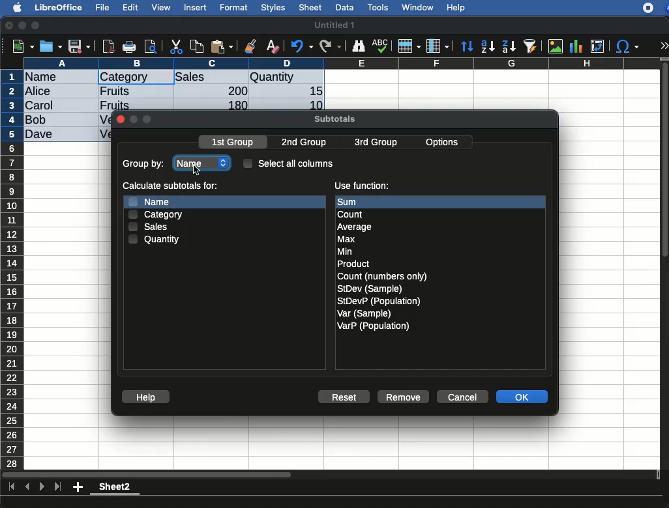  I want to click on Carol, so click(50, 106).